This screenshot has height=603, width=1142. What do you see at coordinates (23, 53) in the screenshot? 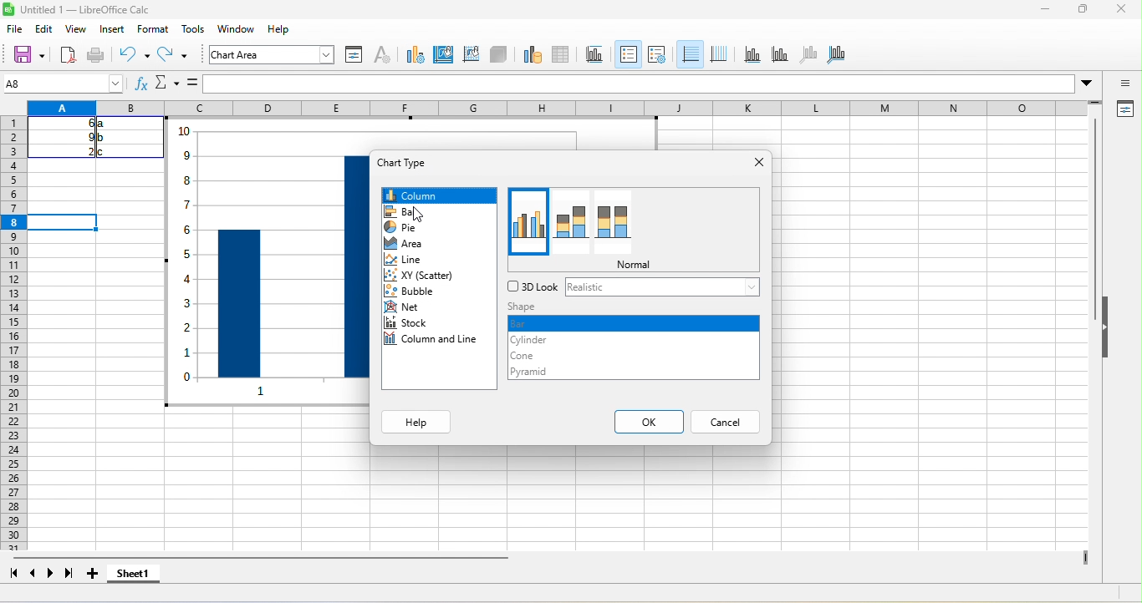
I see `new` at bounding box center [23, 53].